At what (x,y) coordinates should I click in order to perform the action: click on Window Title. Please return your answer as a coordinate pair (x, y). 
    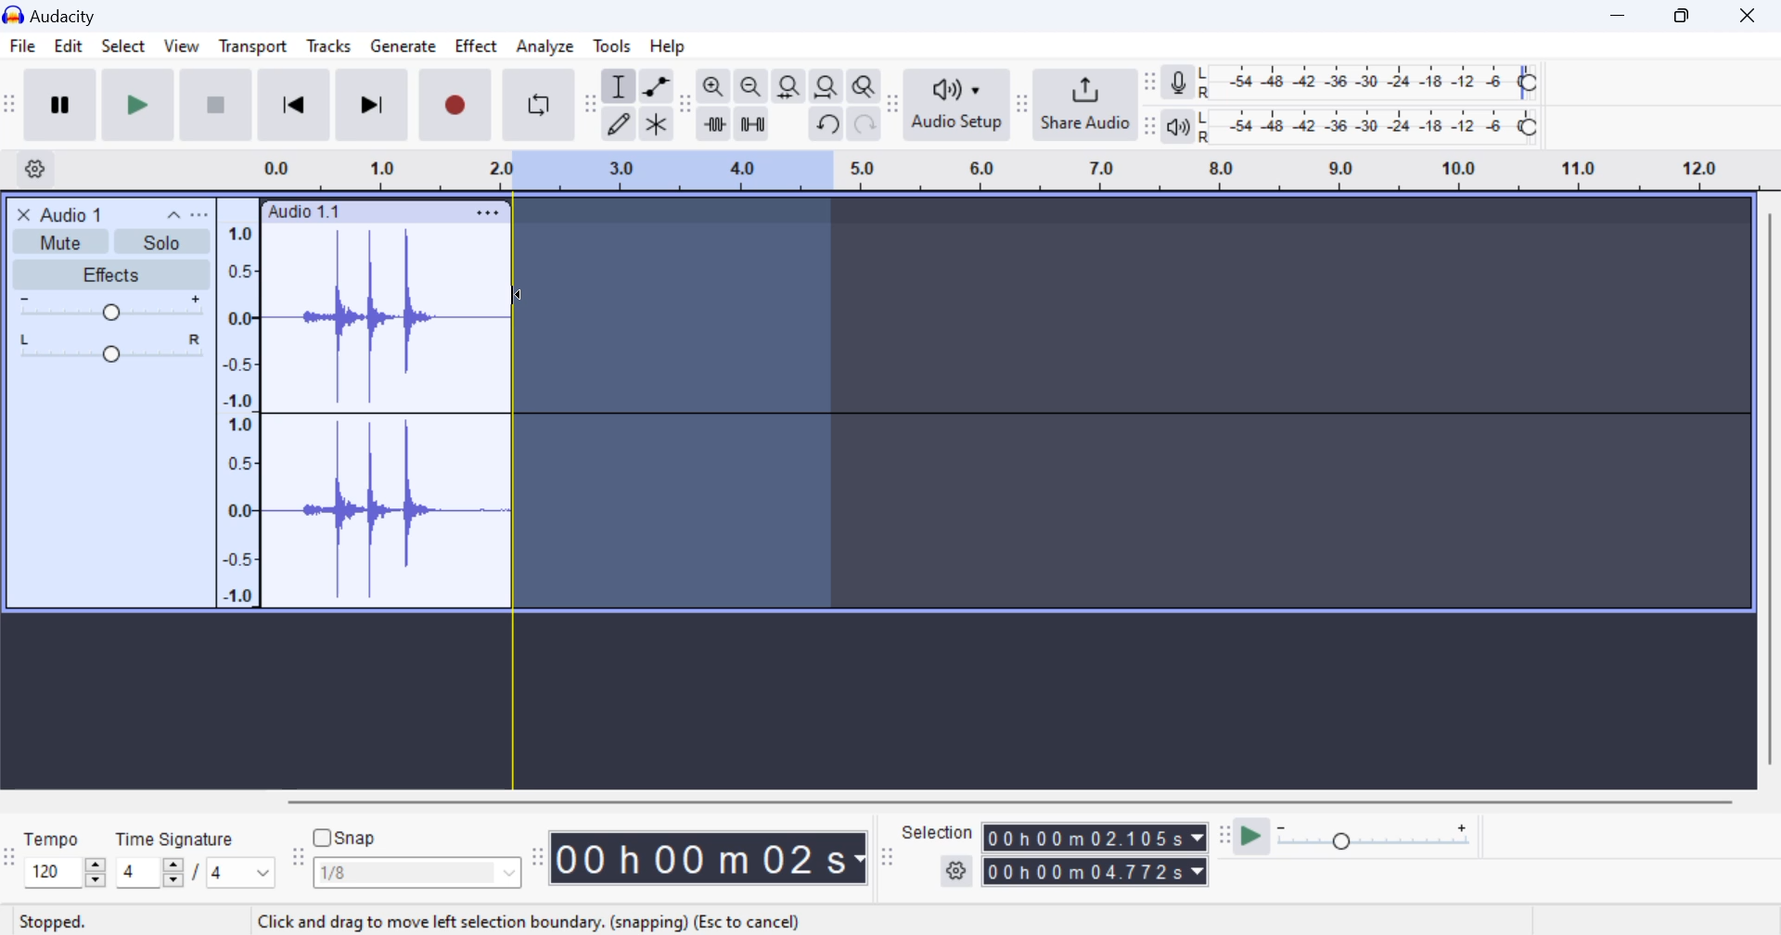
    Looking at the image, I should click on (59, 15).